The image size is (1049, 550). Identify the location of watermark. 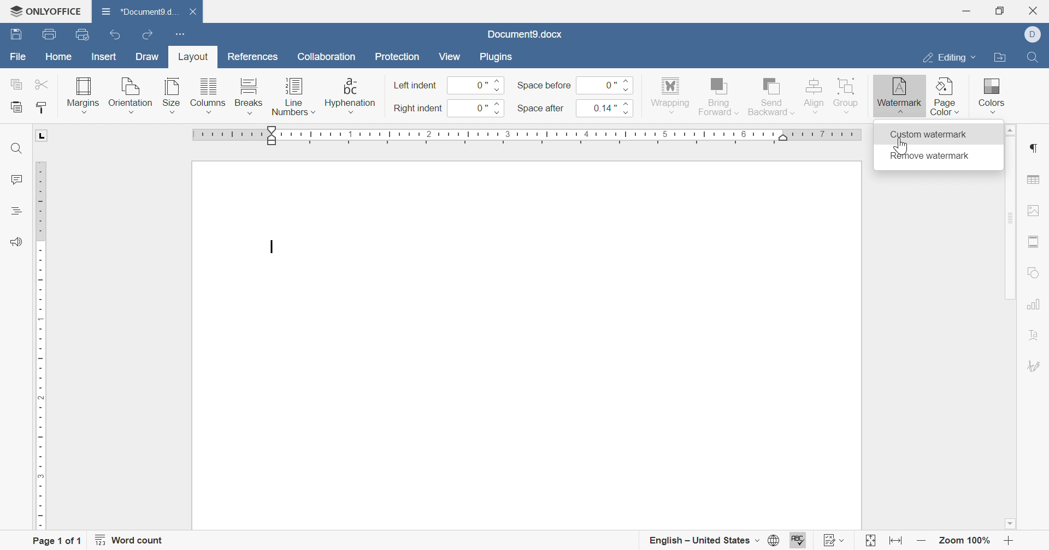
(898, 92).